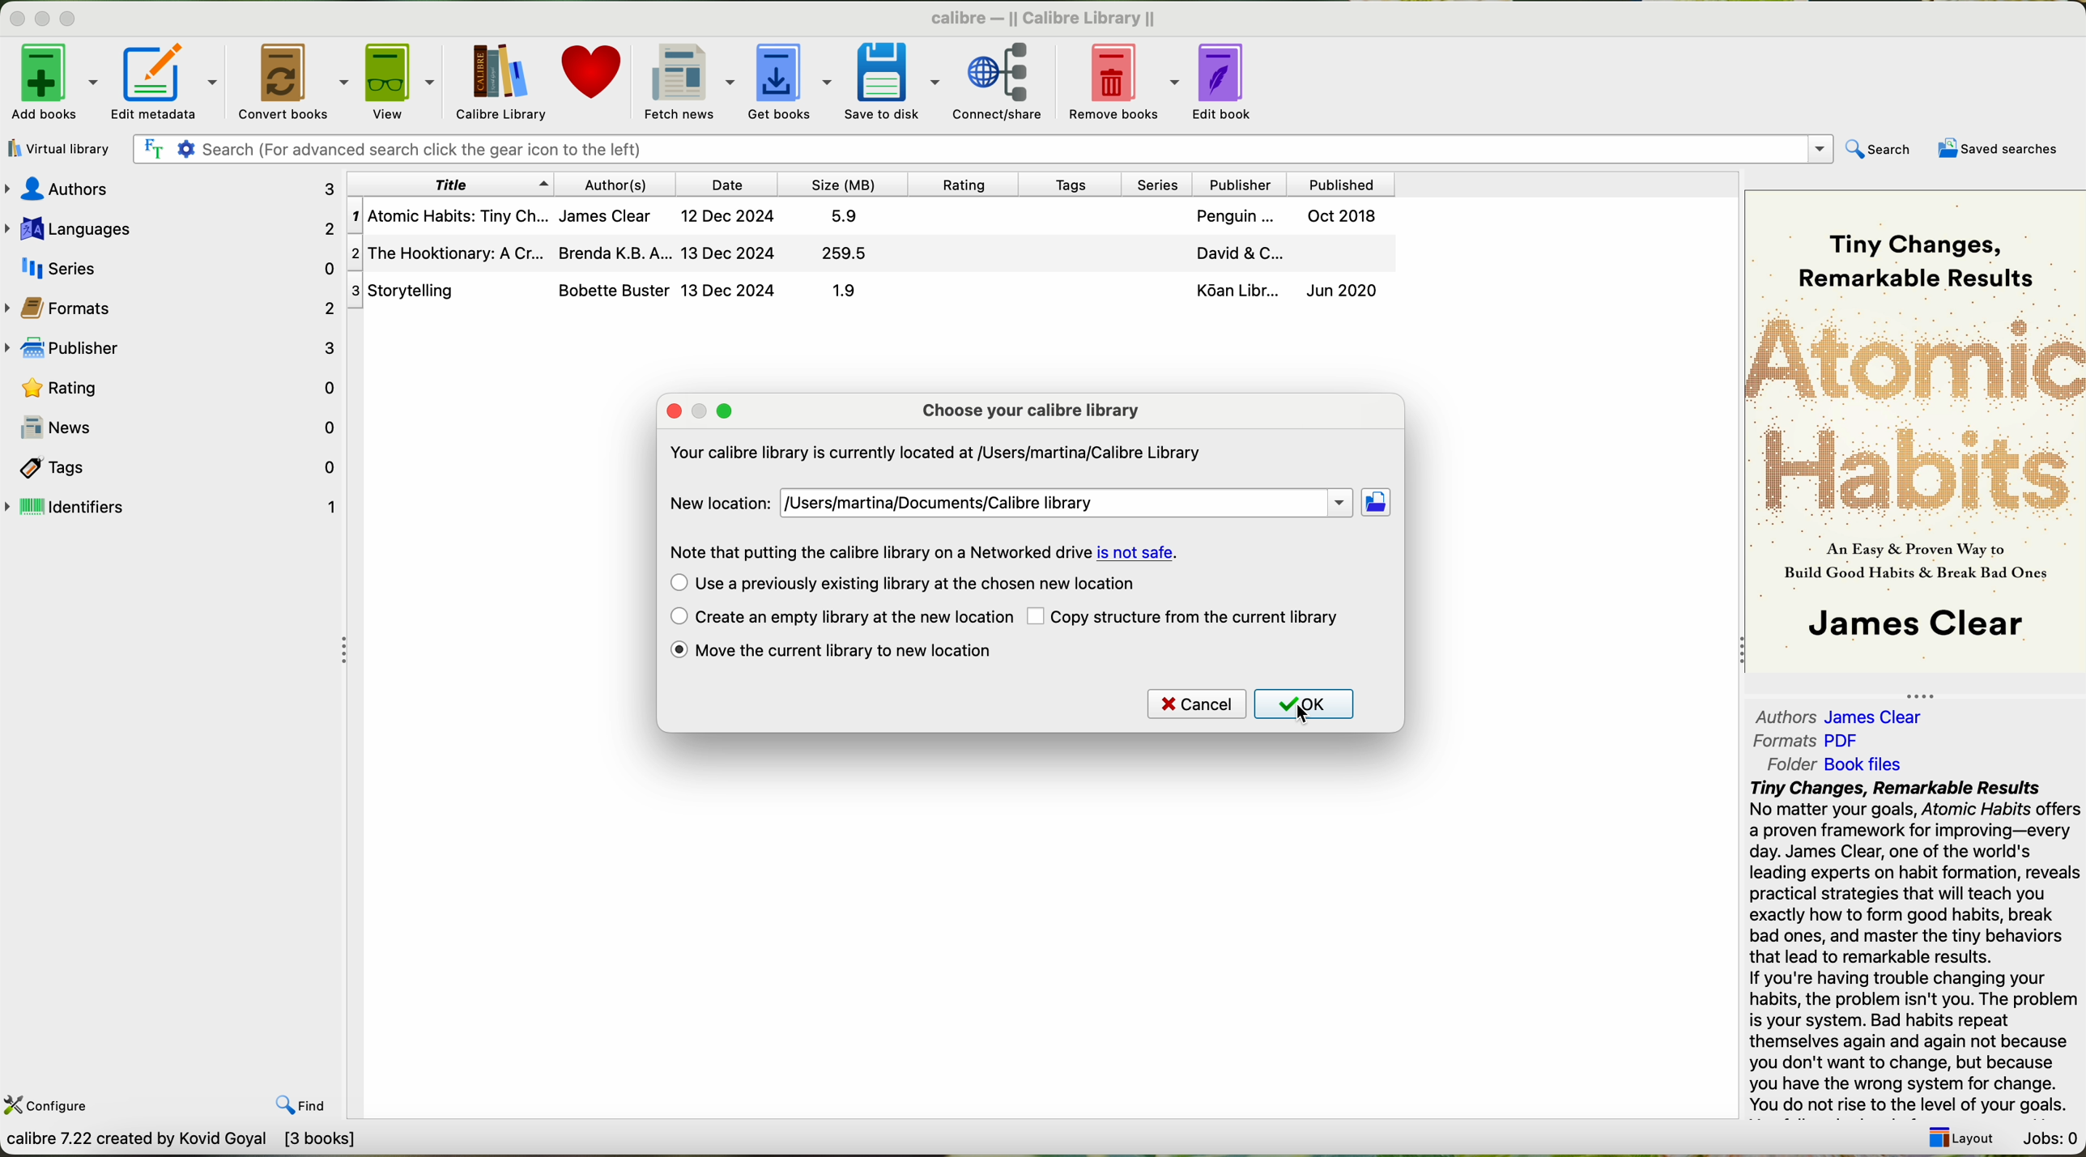 Image resolution: width=2086 pixels, height=1157 pixels. Describe the element at coordinates (1339, 182) in the screenshot. I see `published` at that location.